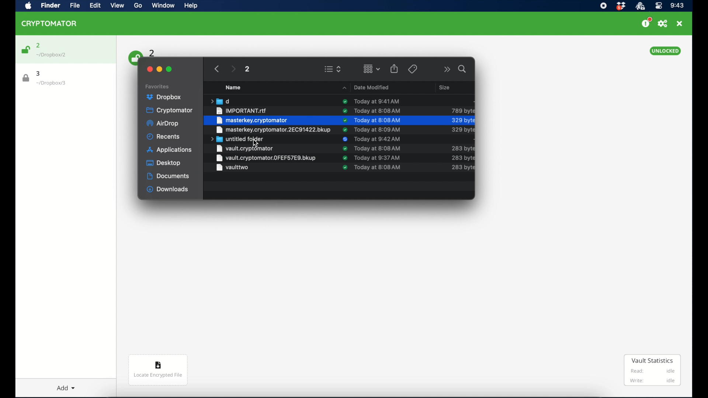 Image resolution: width=708 pixels, height=398 pixels. What do you see at coordinates (603, 6) in the screenshot?
I see `screen recorder icon` at bounding box center [603, 6].